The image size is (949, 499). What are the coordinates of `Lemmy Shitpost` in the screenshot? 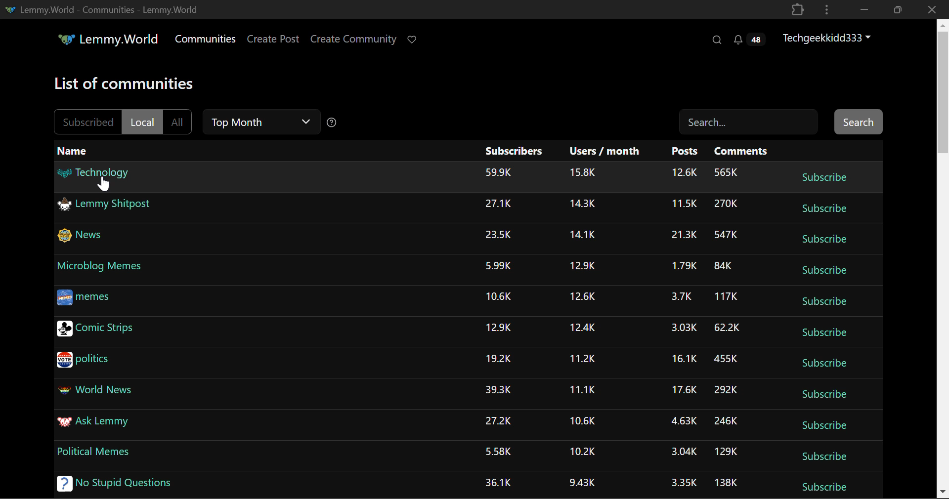 It's located at (107, 207).